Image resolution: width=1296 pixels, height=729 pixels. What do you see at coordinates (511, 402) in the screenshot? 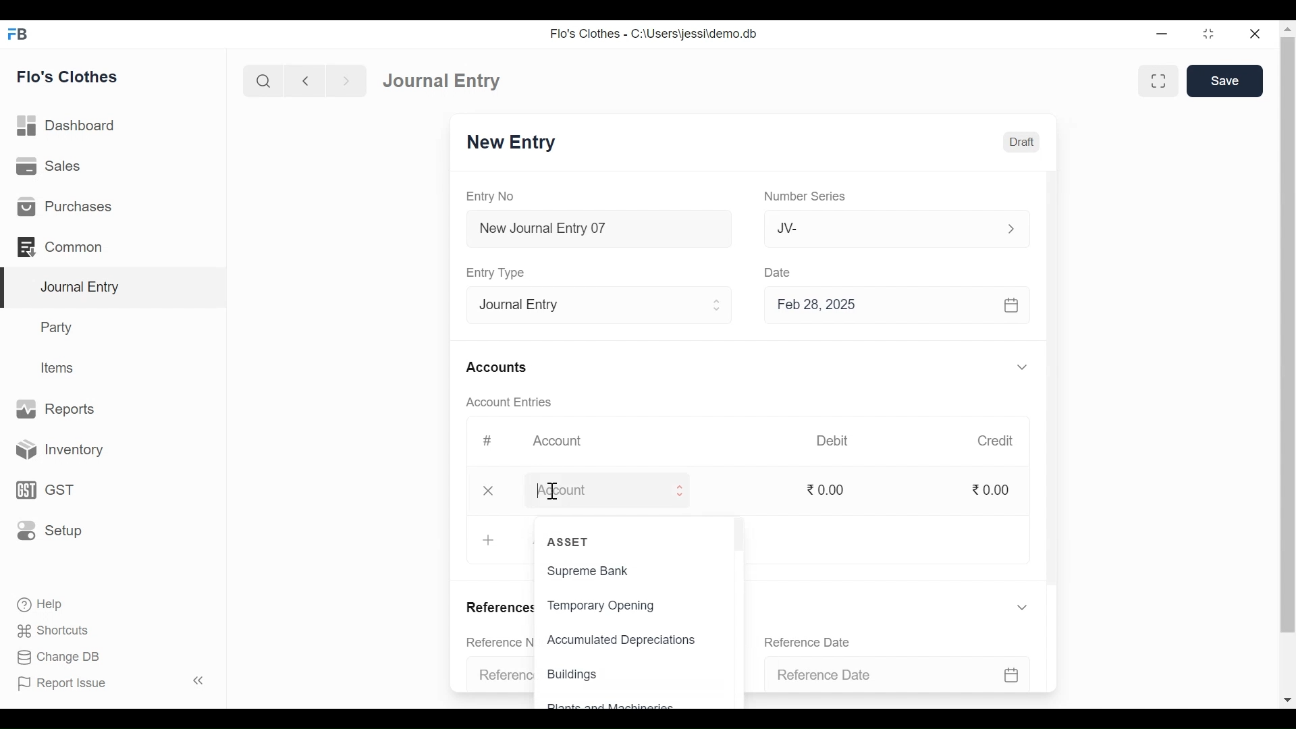
I see `Account Entries` at bounding box center [511, 402].